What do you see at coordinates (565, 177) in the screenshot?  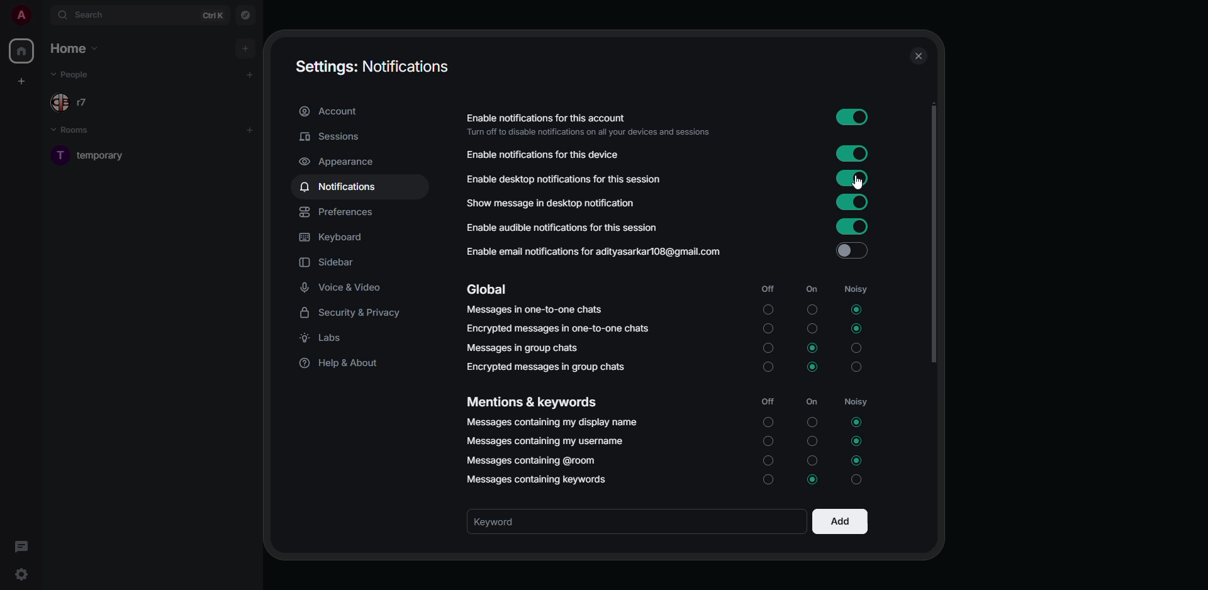 I see `enable desktop notifications for this session` at bounding box center [565, 177].